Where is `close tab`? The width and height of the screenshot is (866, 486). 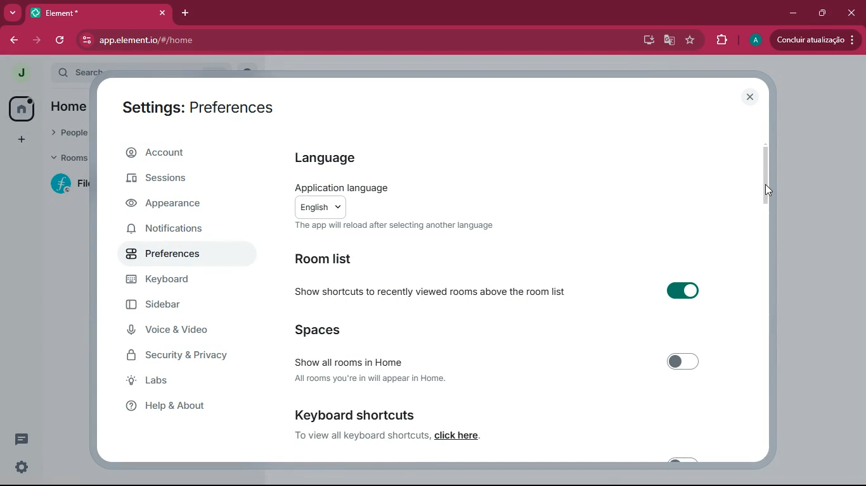 close tab is located at coordinates (163, 13).